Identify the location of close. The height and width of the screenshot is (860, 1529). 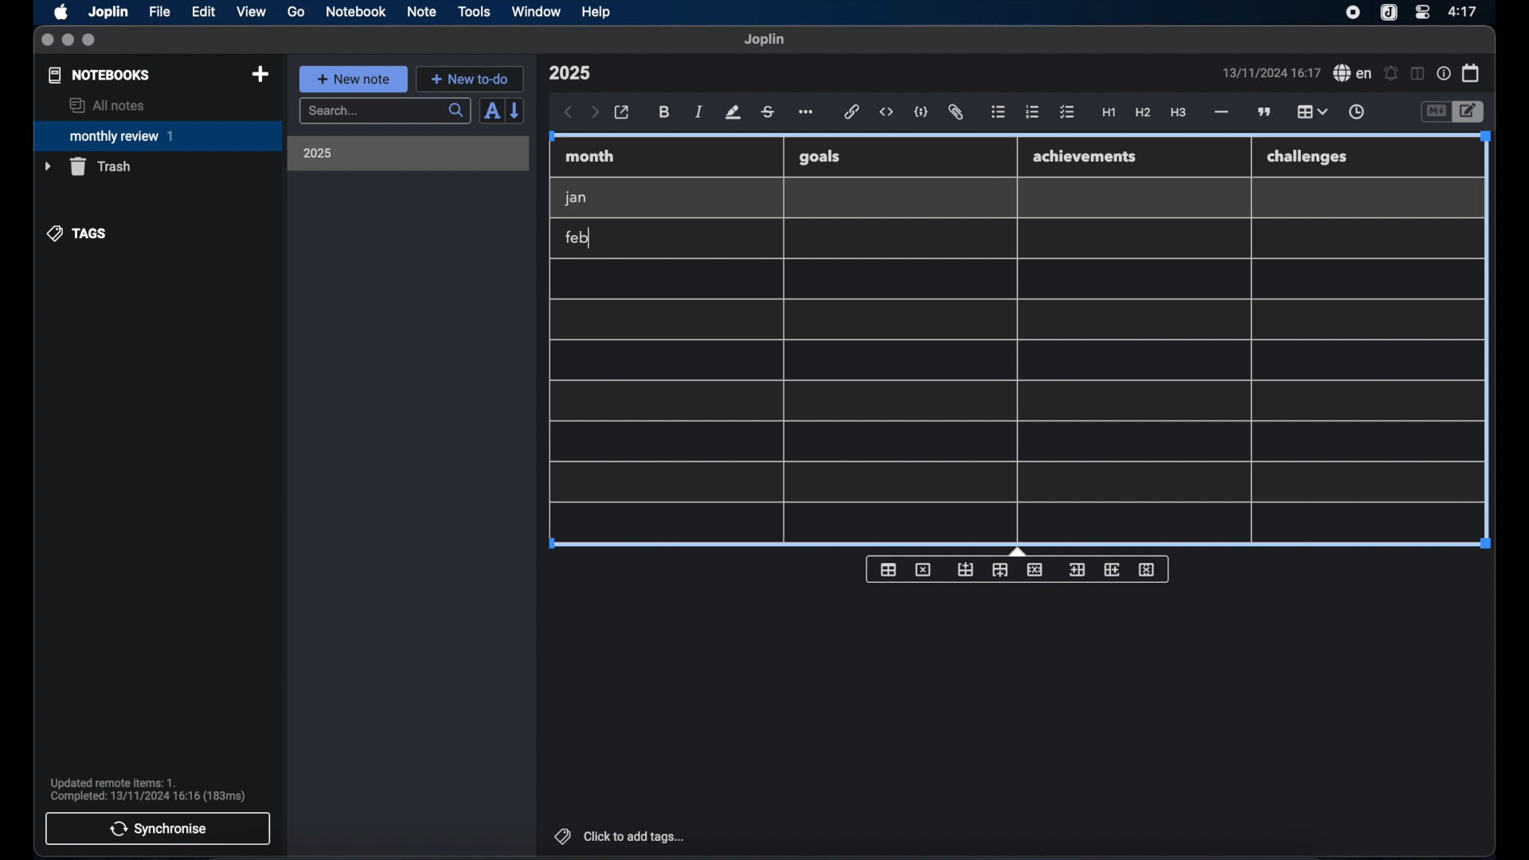
(47, 41).